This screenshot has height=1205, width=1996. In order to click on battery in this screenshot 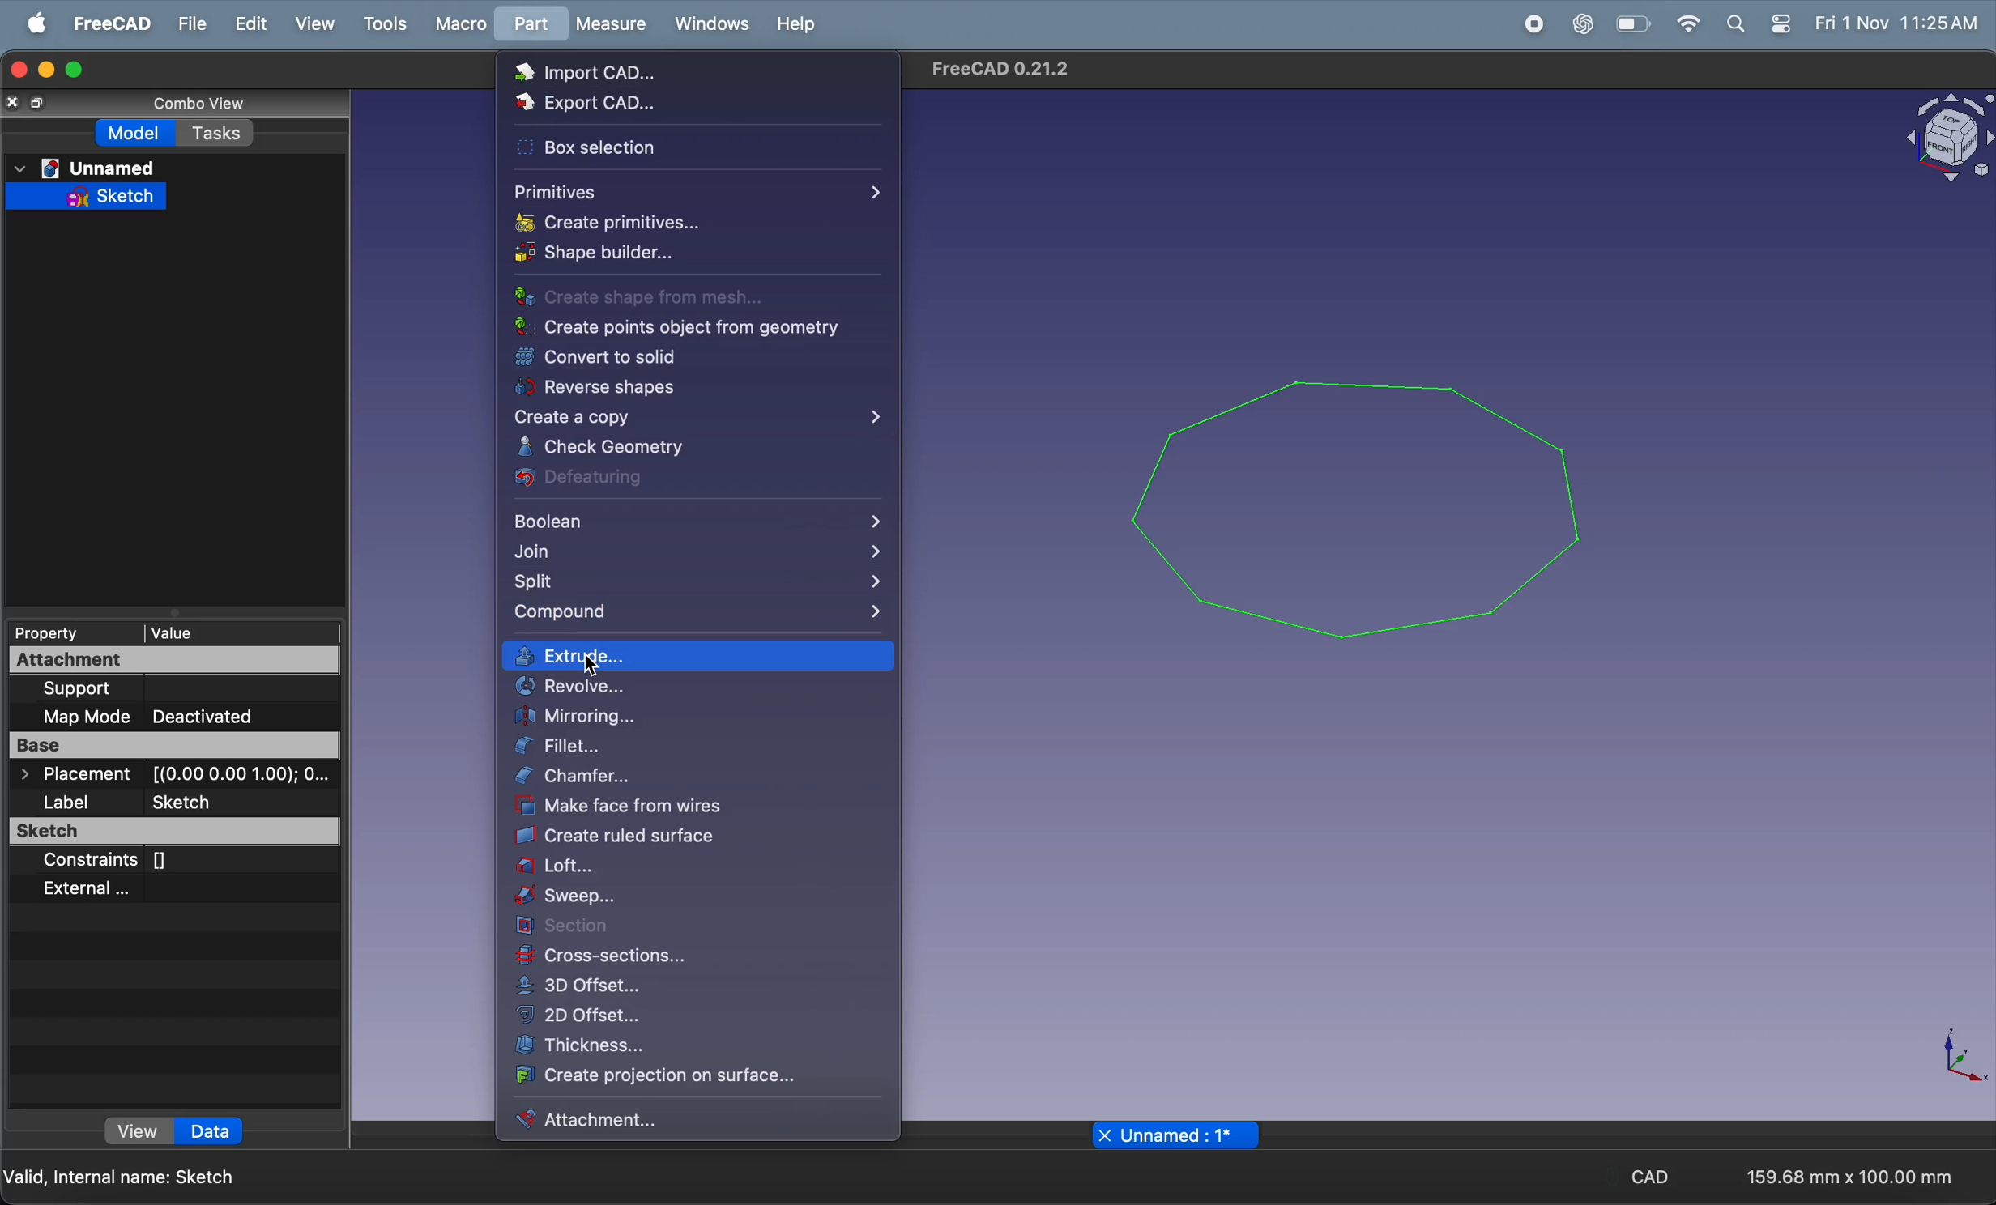, I will do `click(1633, 23)`.